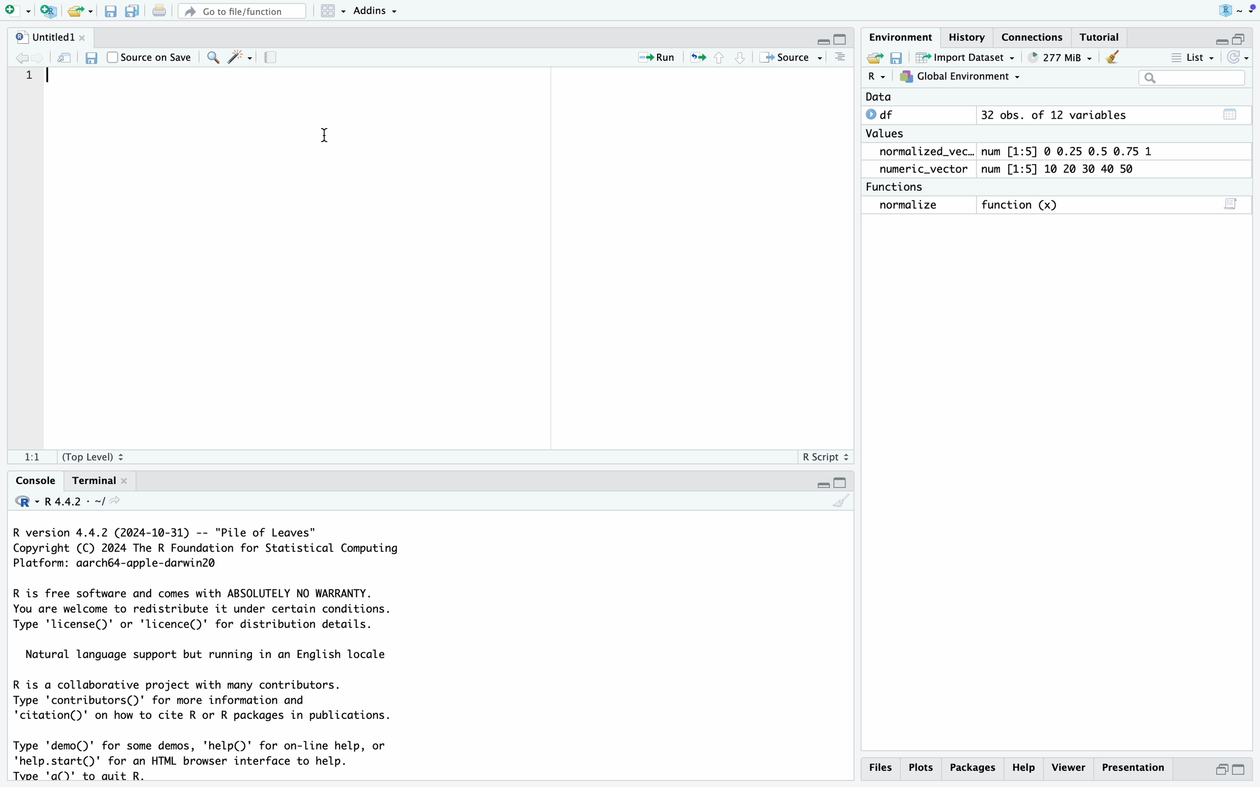 This screenshot has height=787, width=1260. I want to click on MAXIMISE, so click(843, 481).